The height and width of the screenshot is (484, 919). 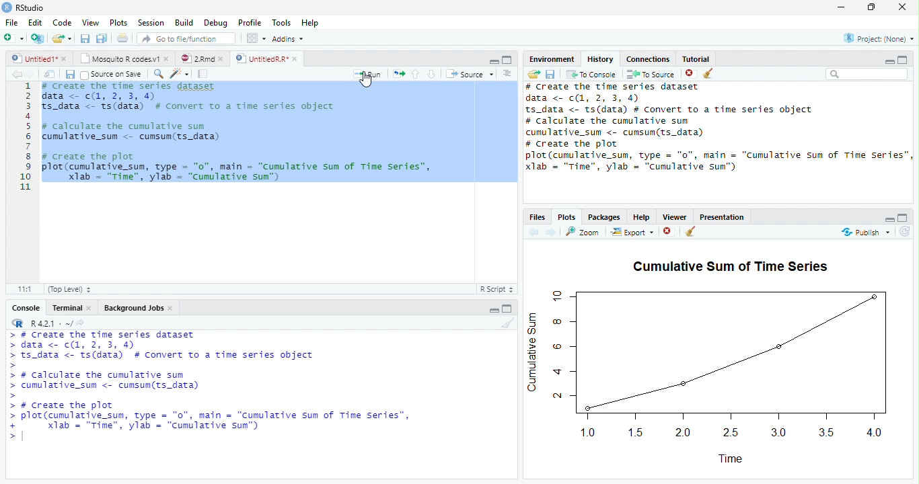 What do you see at coordinates (532, 233) in the screenshot?
I see `Back` at bounding box center [532, 233].